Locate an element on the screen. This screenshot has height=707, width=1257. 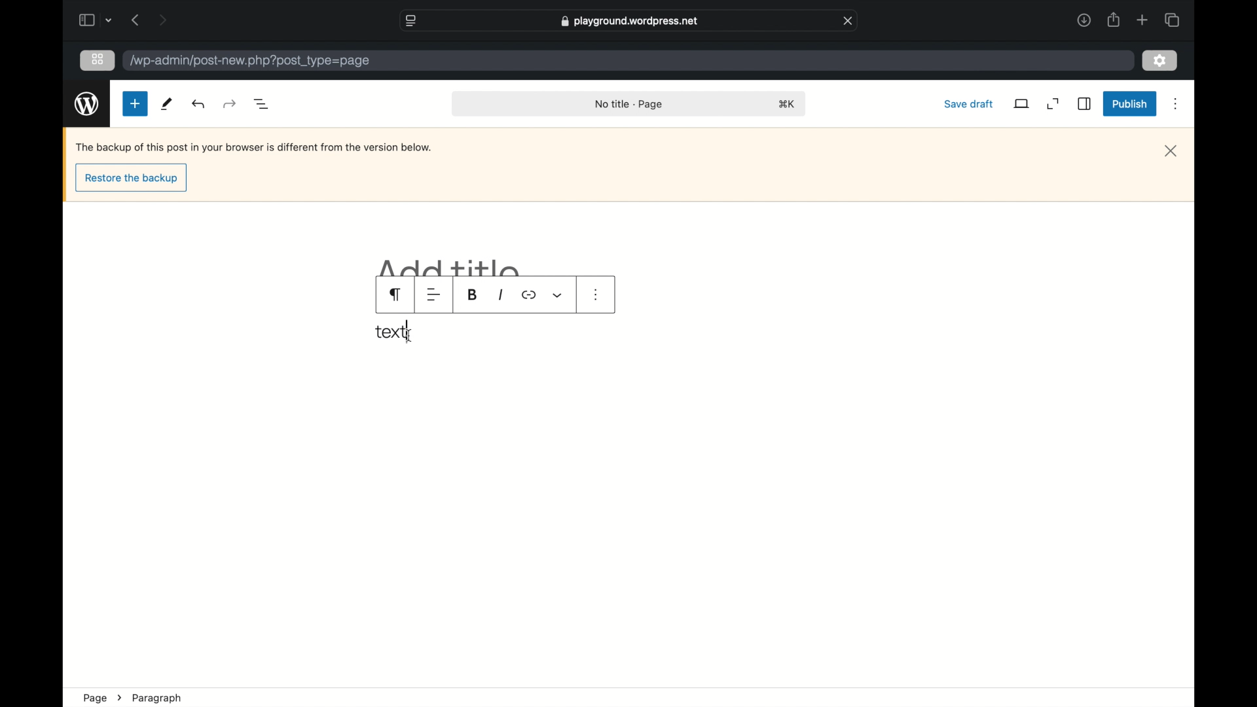
share is located at coordinates (1114, 20).